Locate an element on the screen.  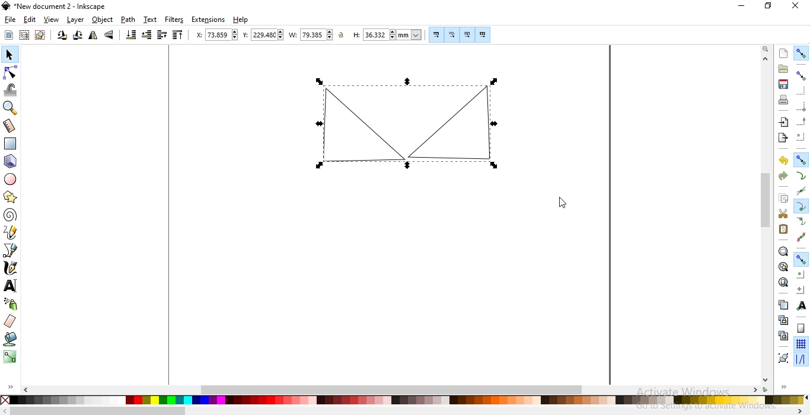
scrollbar is located at coordinates (766, 220).